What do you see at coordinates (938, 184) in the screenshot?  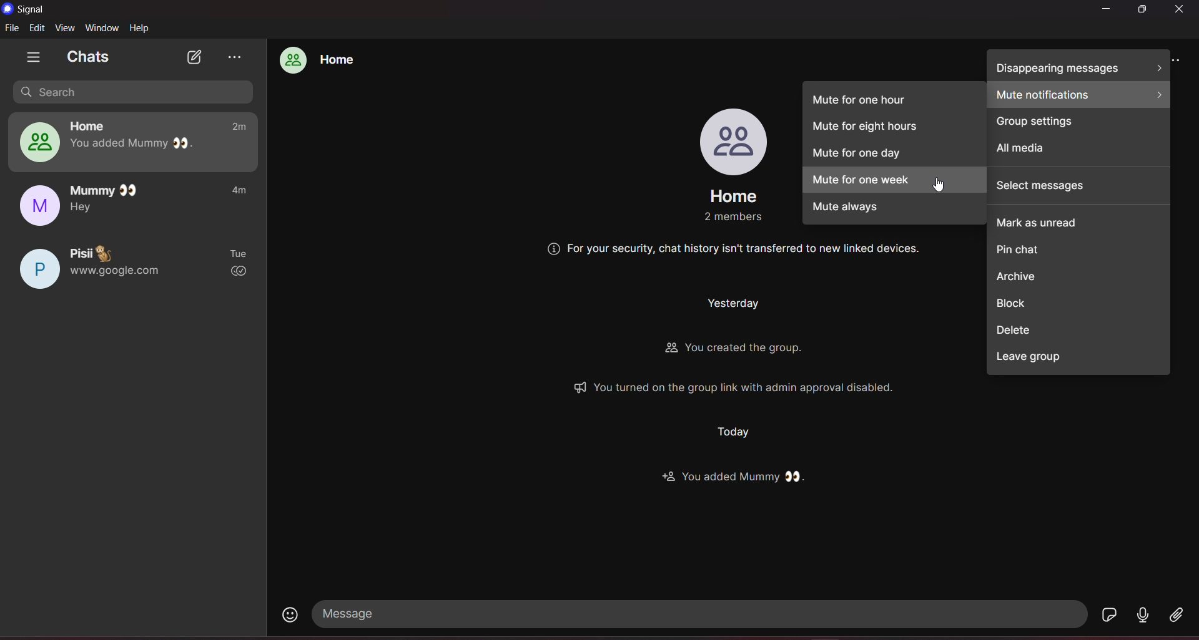 I see `Cursor` at bounding box center [938, 184].